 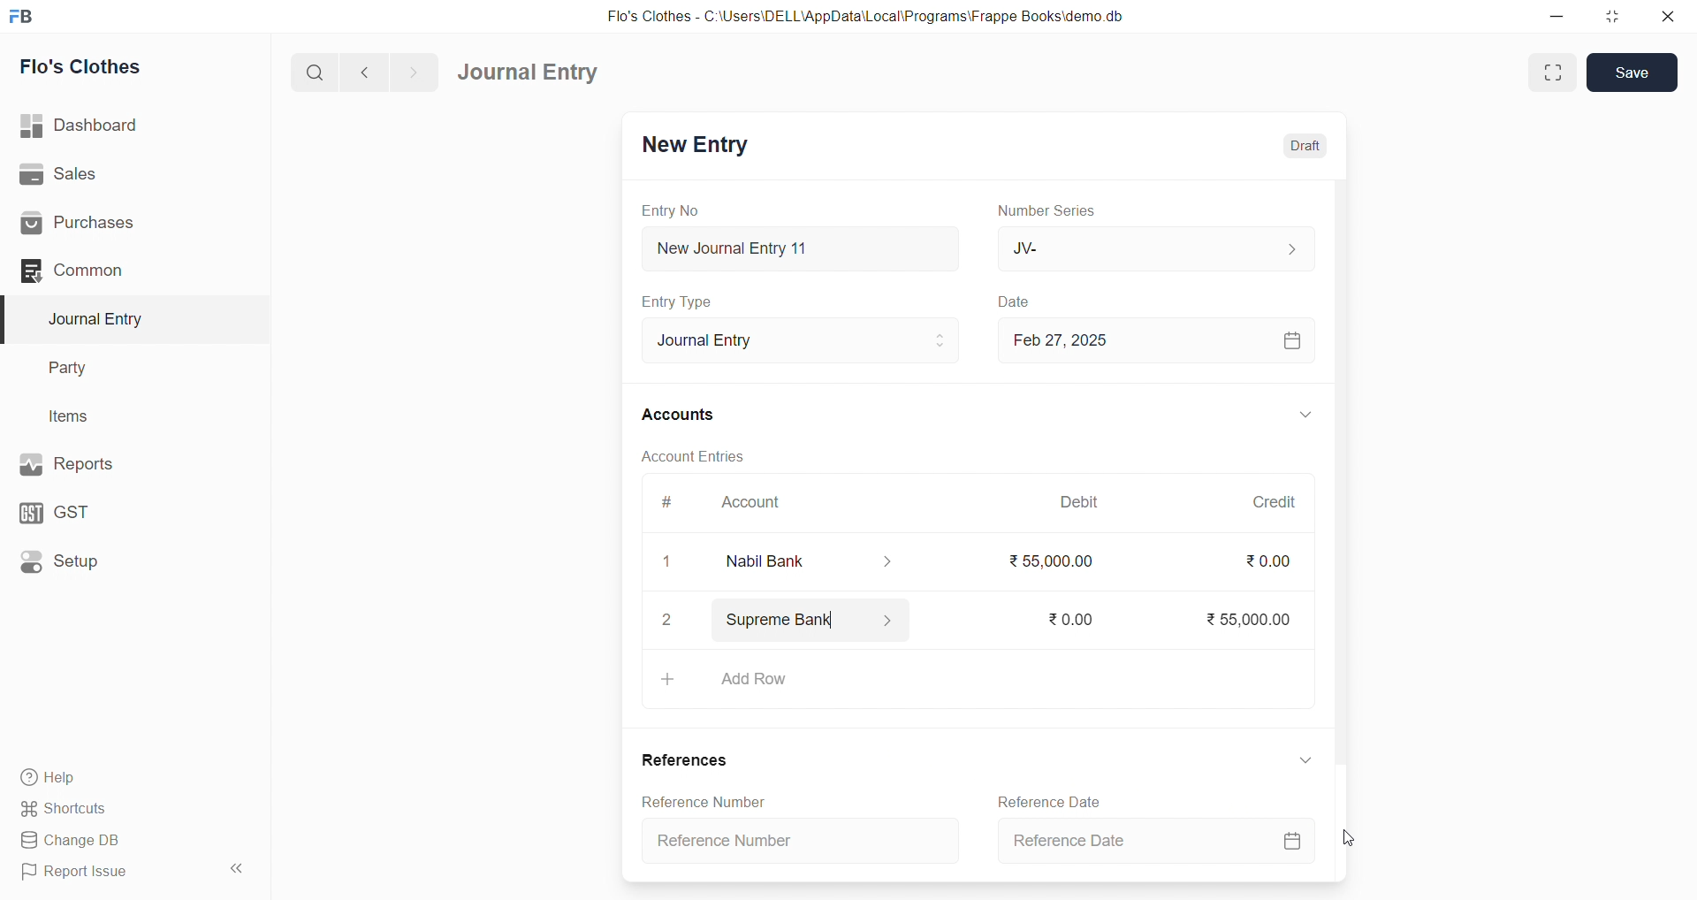 I want to click on Date, so click(x=1019, y=302).